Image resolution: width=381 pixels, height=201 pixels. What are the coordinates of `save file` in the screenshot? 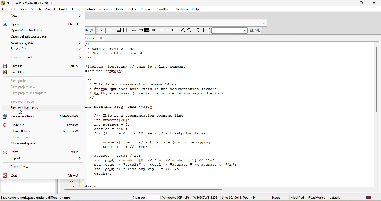 It's located at (42, 66).